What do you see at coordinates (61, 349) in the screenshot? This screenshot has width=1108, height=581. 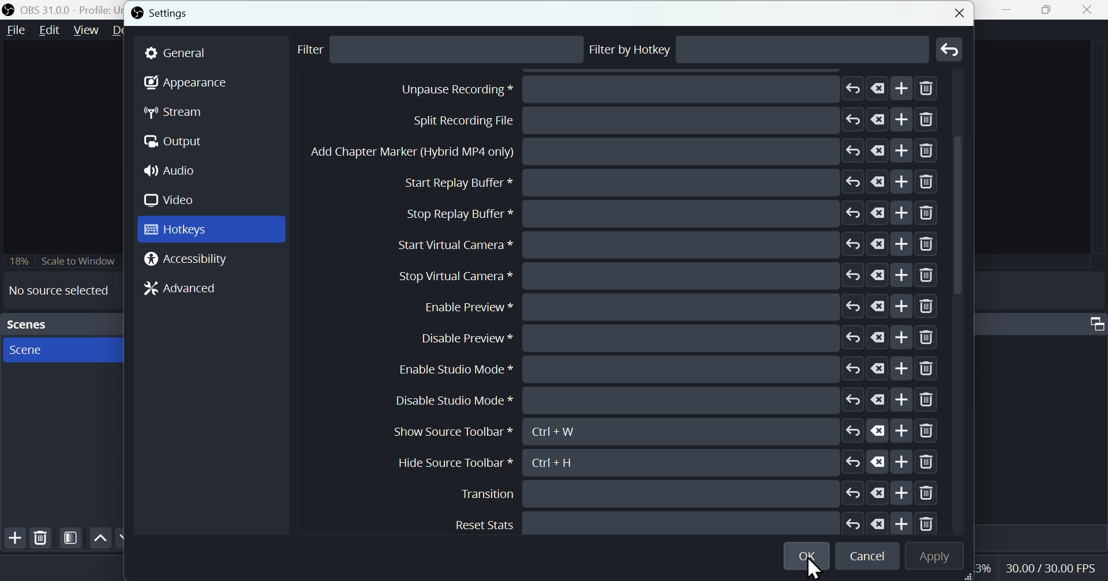 I see `scenes` at bounding box center [61, 349].